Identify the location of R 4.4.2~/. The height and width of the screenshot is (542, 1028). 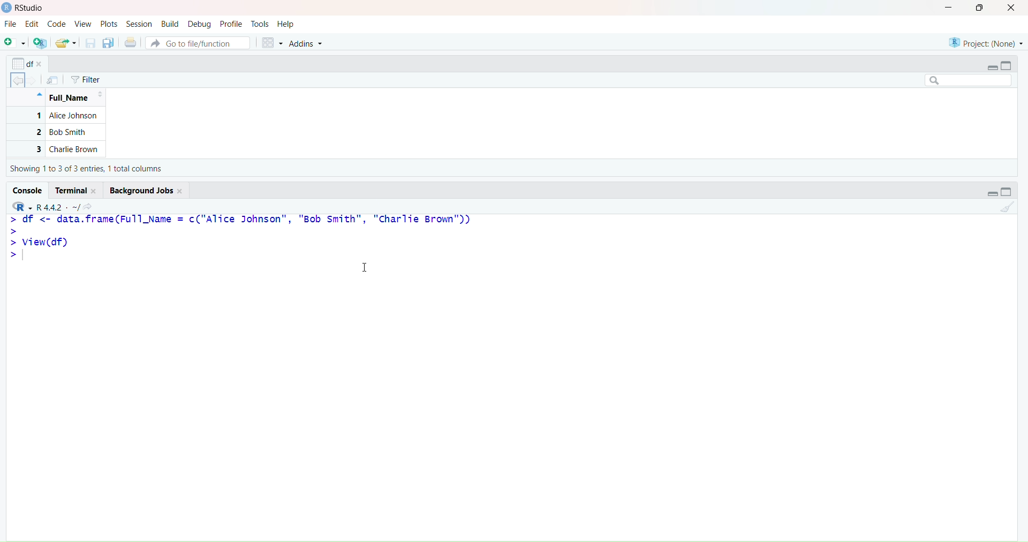
(59, 205).